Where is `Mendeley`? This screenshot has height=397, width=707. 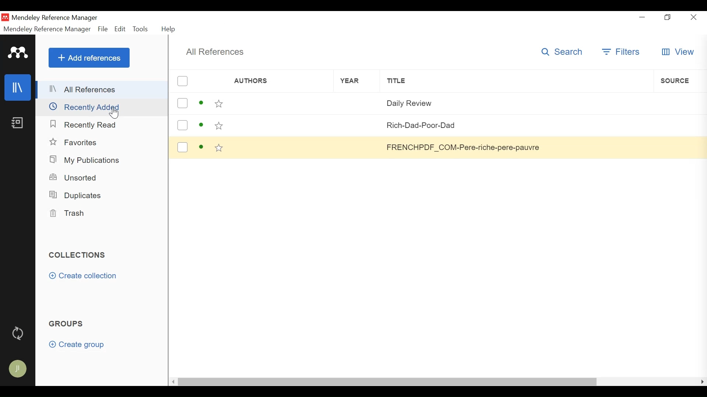
Mendeley is located at coordinates (18, 53).